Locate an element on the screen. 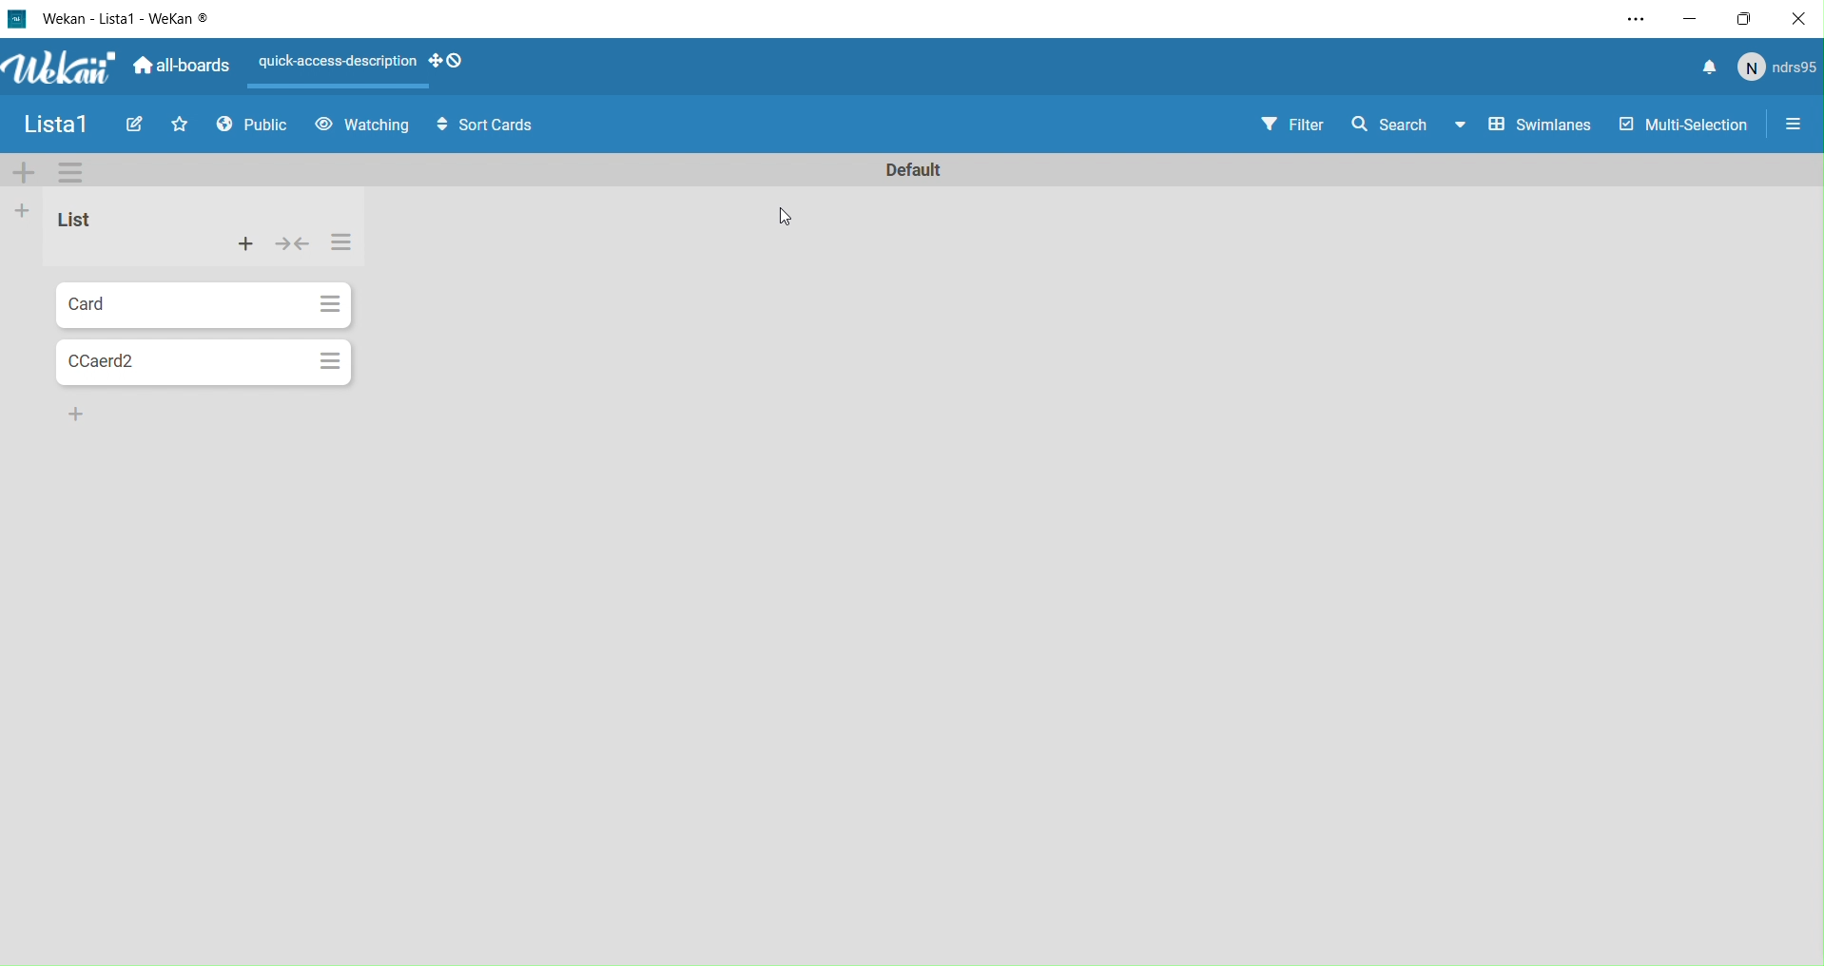  Favourites is located at coordinates (178, 125).